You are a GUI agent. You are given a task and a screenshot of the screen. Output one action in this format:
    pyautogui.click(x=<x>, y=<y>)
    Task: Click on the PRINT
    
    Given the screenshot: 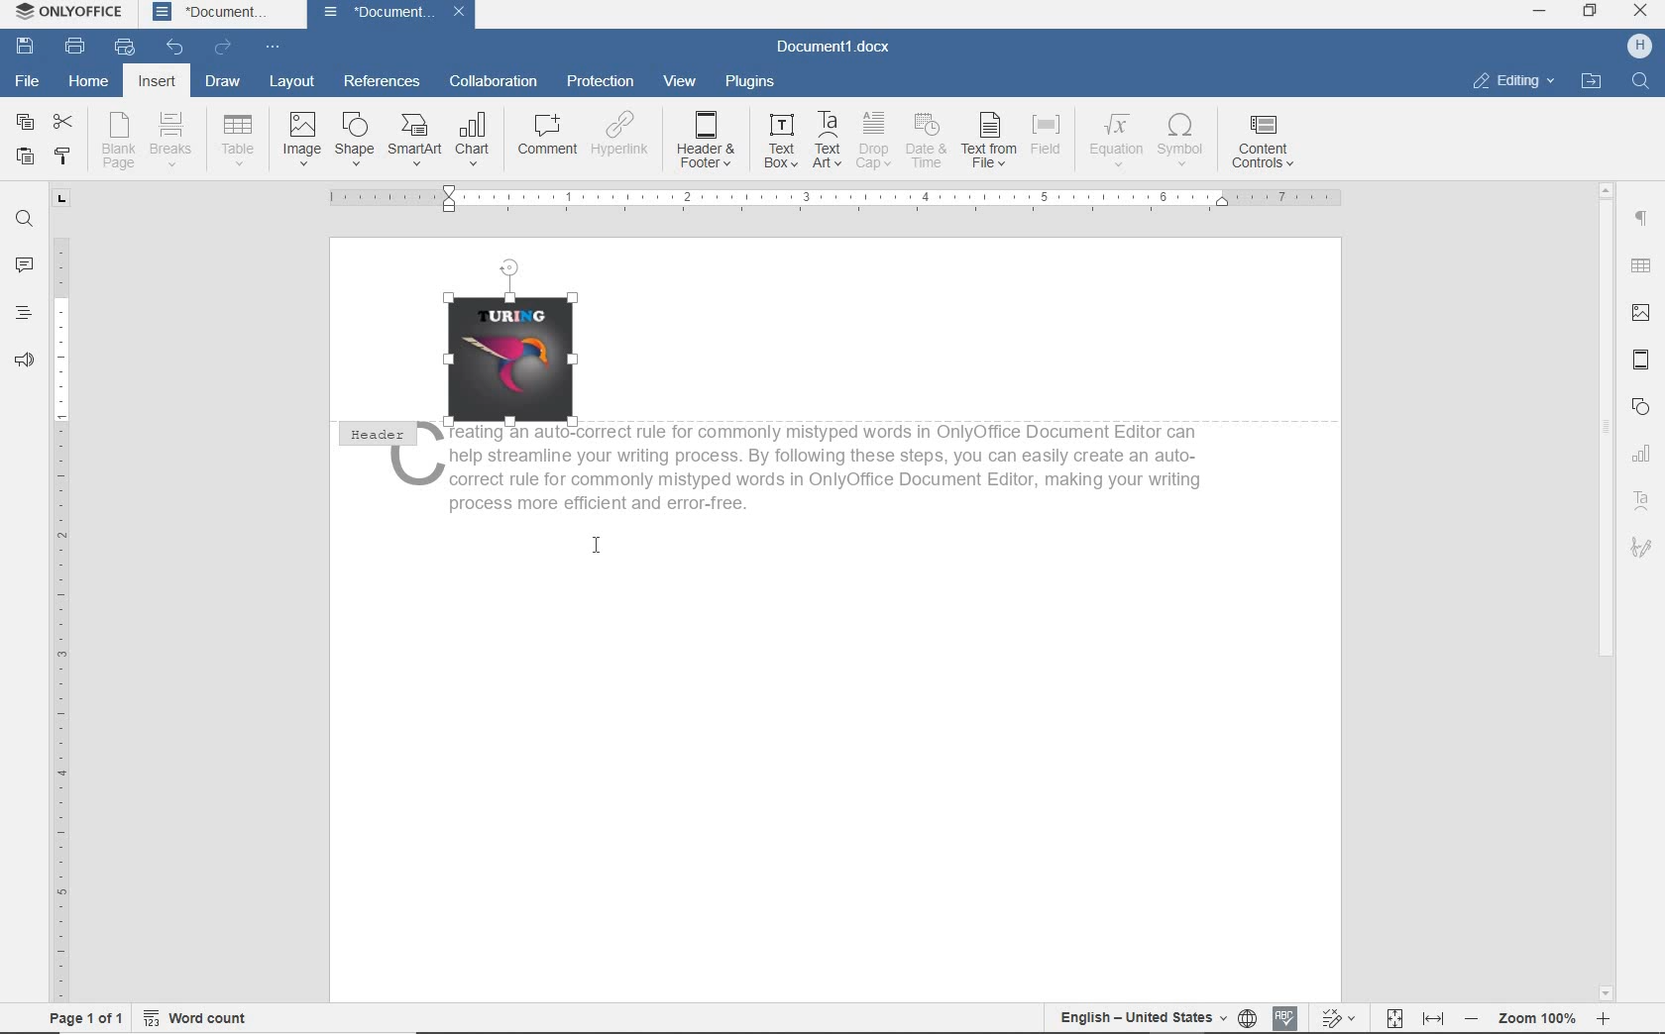 What is the action you would take?
    pyautogui.click(x=75, y=44)
    